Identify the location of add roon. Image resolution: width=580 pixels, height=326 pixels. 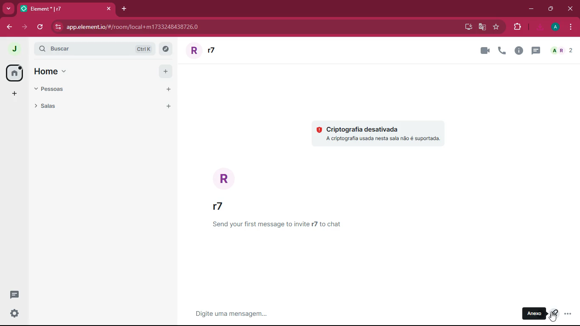
(167, 107).